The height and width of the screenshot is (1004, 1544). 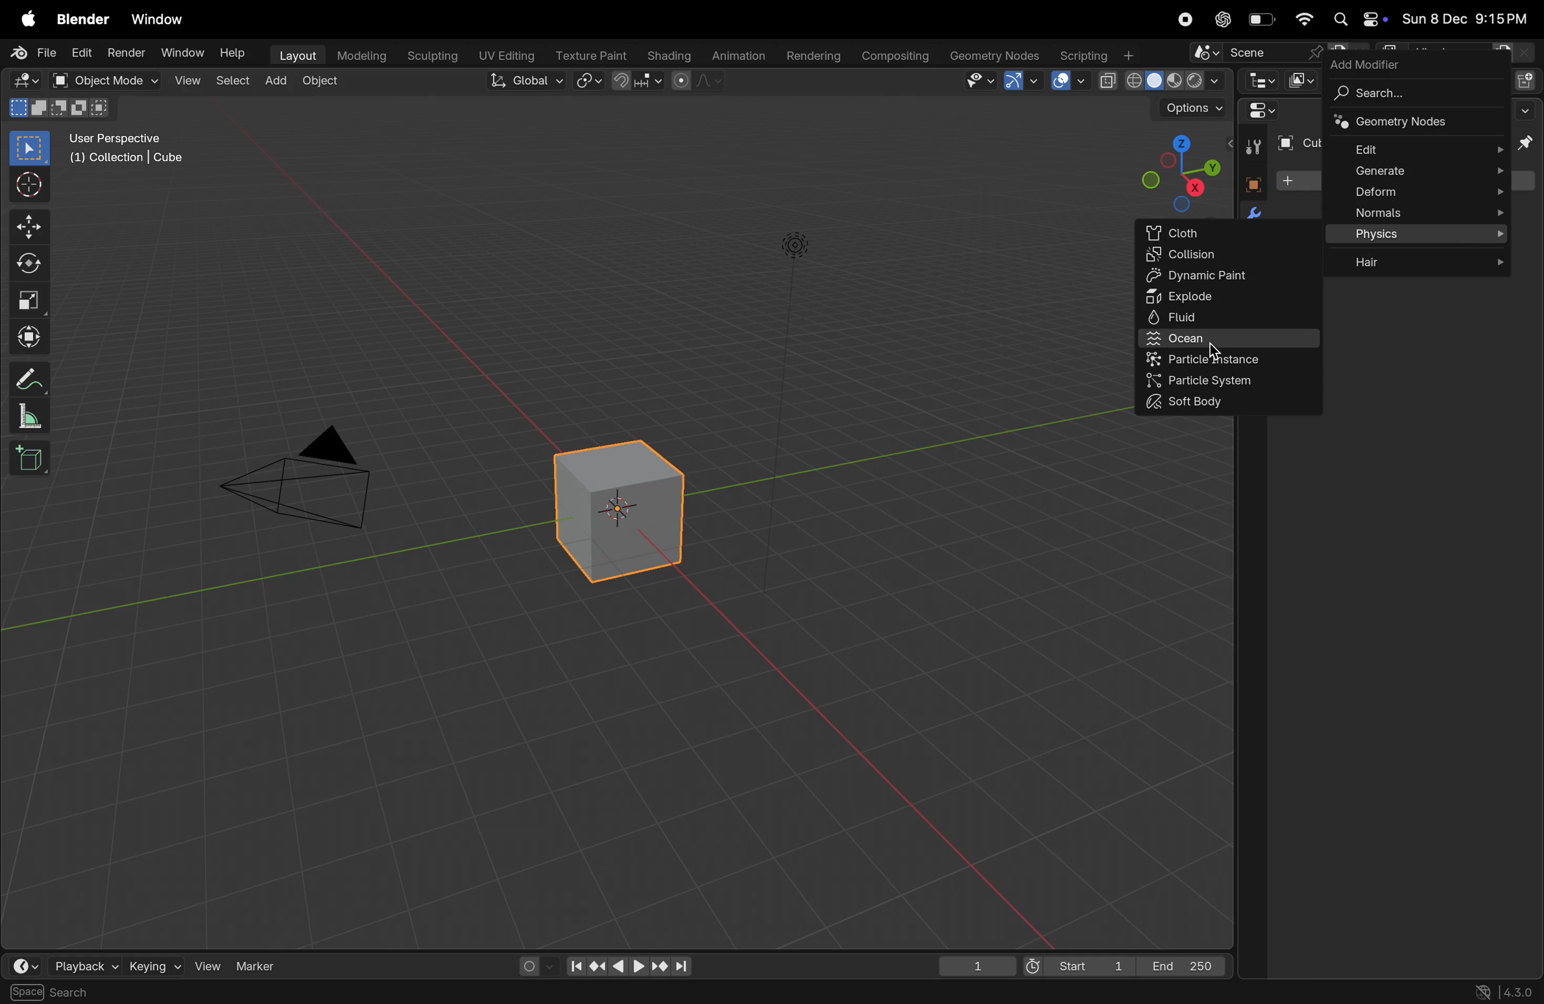 What do you see at coordinates (30, 148) in the screenshot?
I see `select box` at bounding box center [30, 148].